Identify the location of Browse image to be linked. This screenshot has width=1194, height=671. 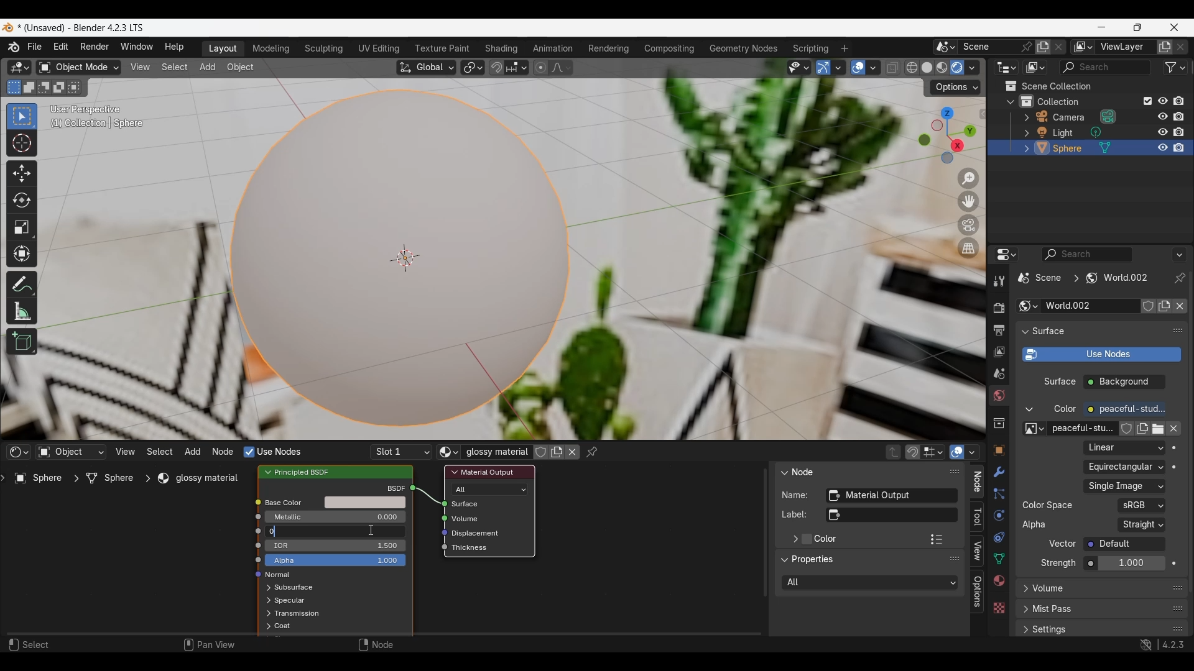
(1035, 429).